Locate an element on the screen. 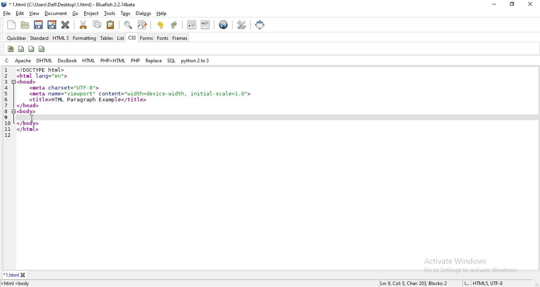  close is located at coordinates (530, 4).